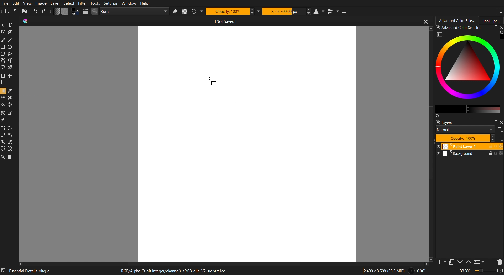  What do you see at coordinates (8, 79) in the screenshot?
I see `Move Tools` at bounding box center [8, 79].